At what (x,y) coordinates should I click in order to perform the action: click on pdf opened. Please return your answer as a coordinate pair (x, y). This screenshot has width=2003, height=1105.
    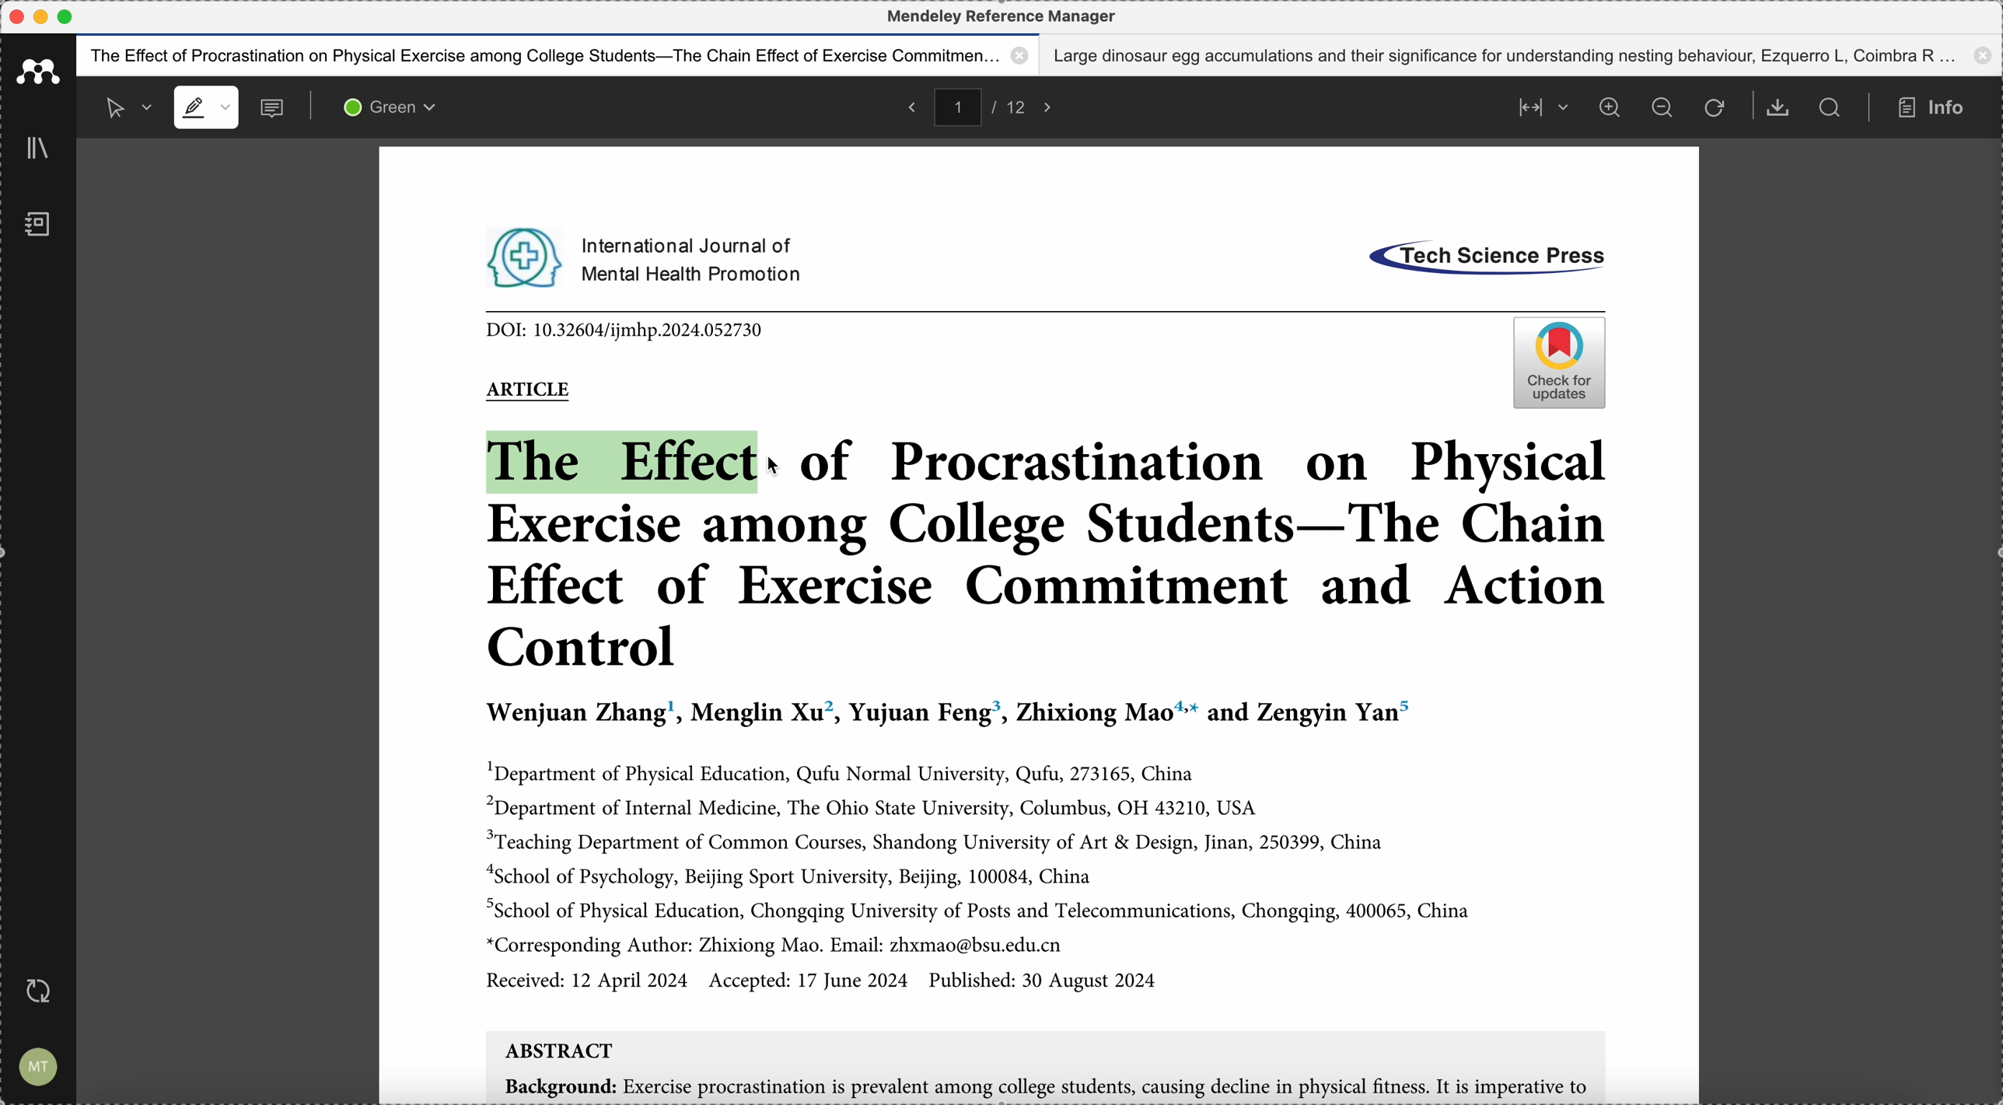
    Looking at the image, I should click on (1243, 626).